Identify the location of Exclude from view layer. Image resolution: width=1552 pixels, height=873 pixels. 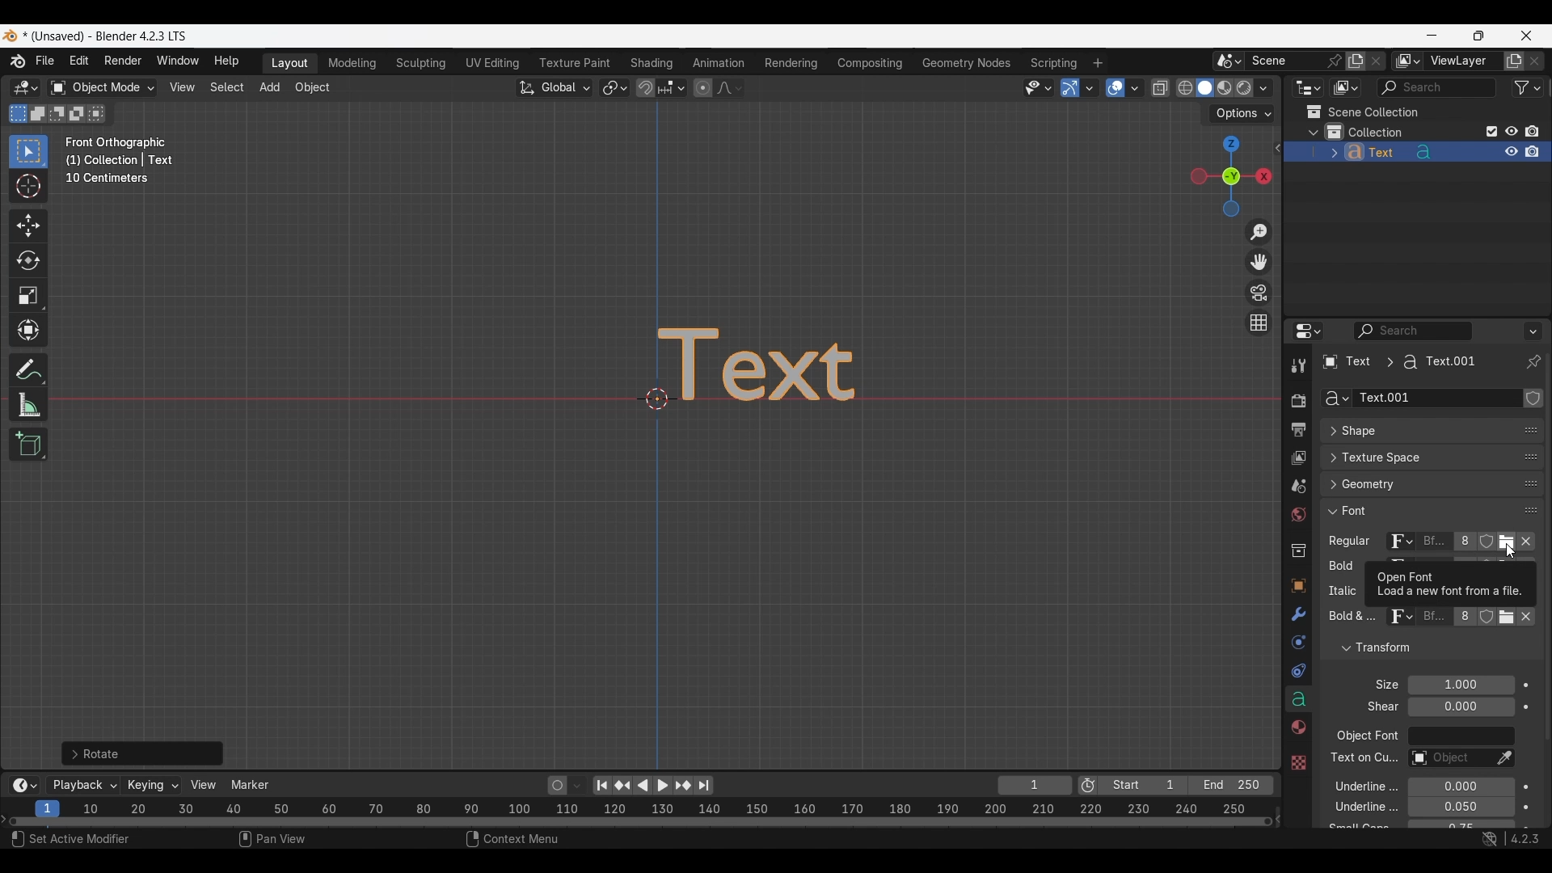
(1492, 131).